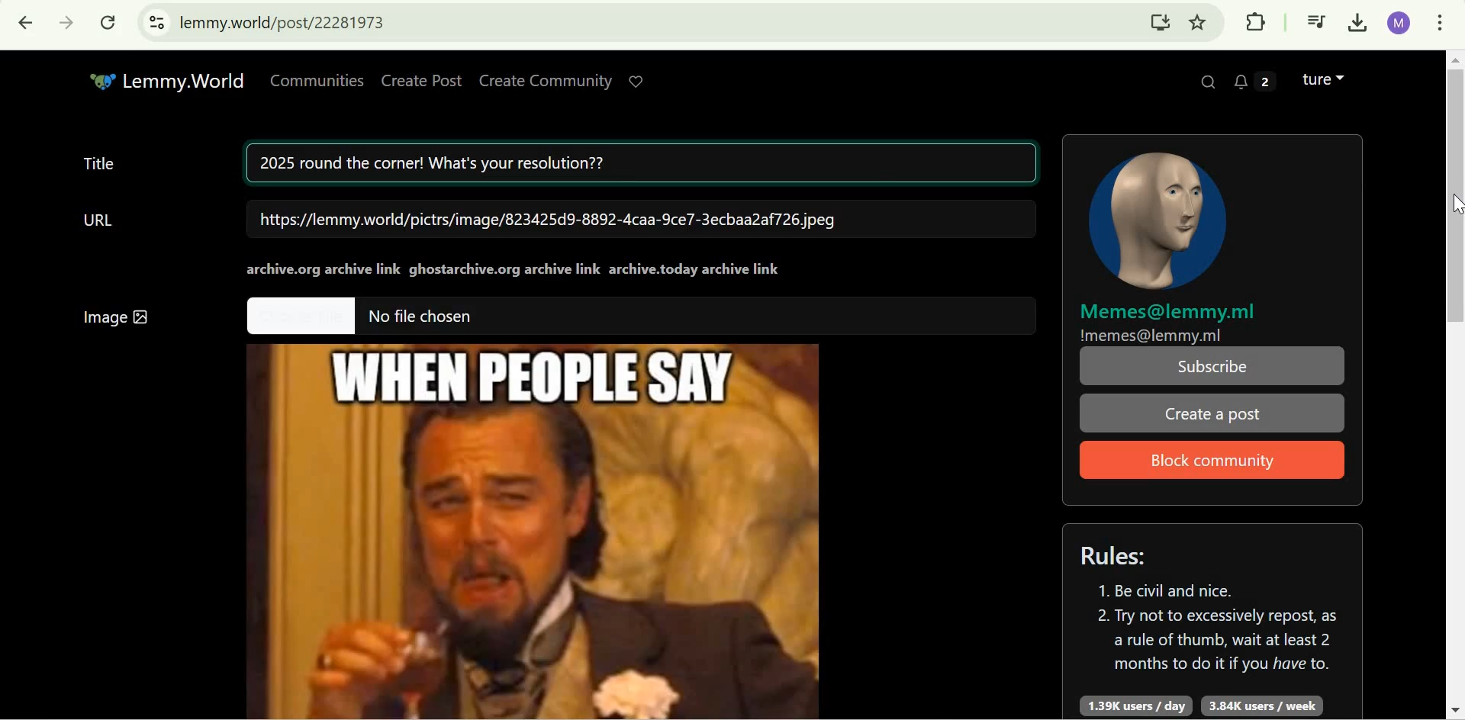 This screenshot has height=720, width=1465. What do you see at coordinates (645, 165) in the screenshot?
I see `2025 round the corner! What's your resolution??` at bounding box center [645, 165].